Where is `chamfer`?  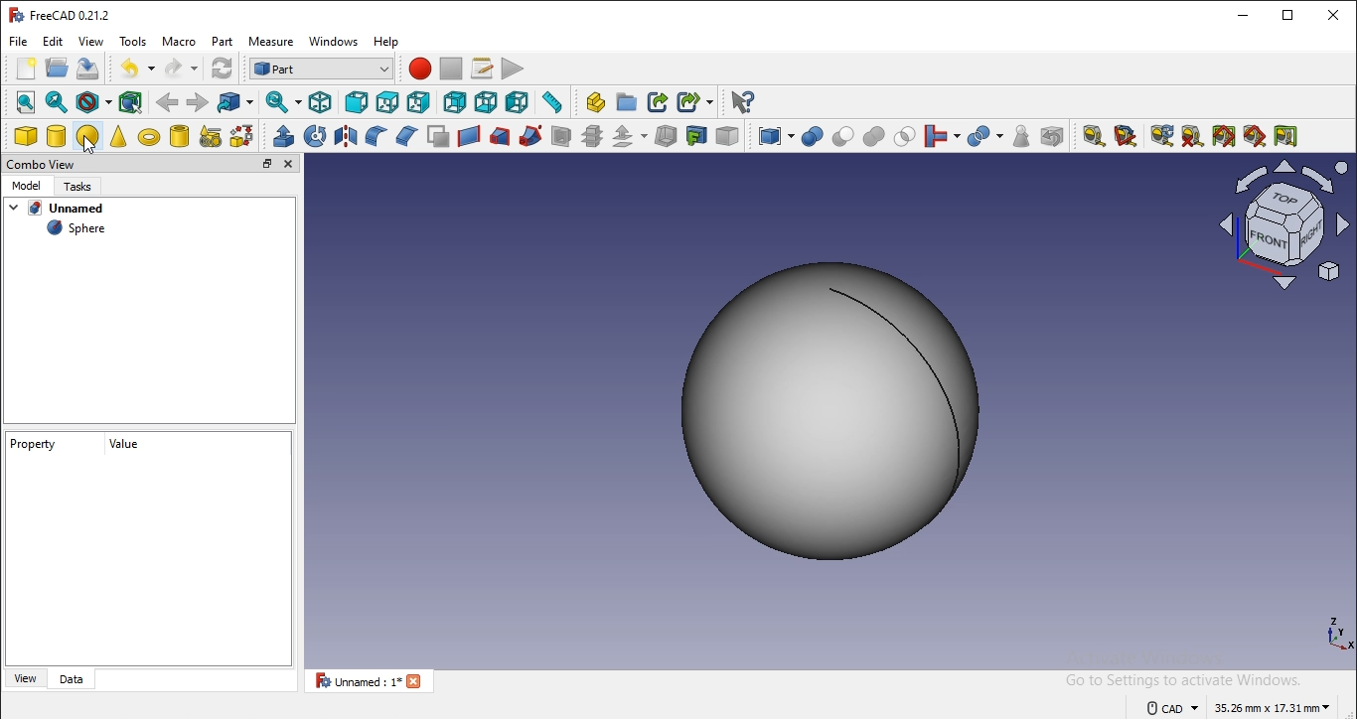
chamfer is located at coordinates (406, 137).